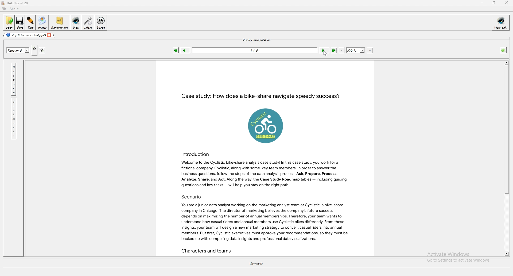  What do you see at coordinates (195, 154) in the screenshot?
I see `Introduction` at bounding box center [195, 154].